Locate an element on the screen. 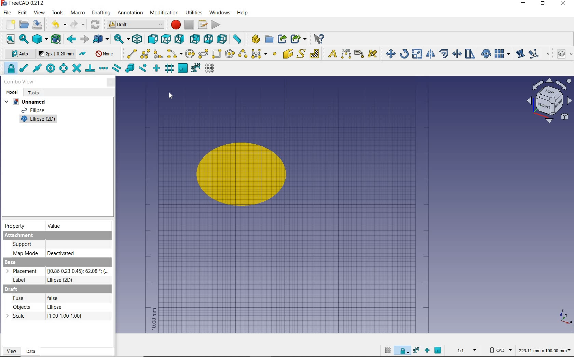 The width and height of the screenshot is (574, 357). view options is located at coordinates (549, 101).